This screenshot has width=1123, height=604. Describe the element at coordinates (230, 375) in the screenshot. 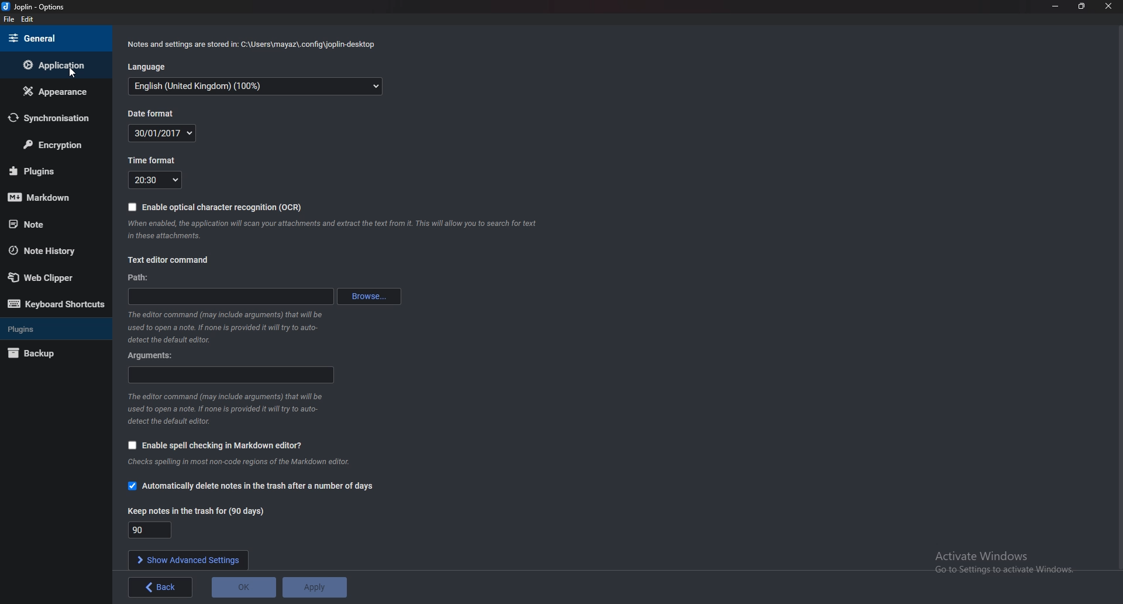

I see `Arguments` at that location.